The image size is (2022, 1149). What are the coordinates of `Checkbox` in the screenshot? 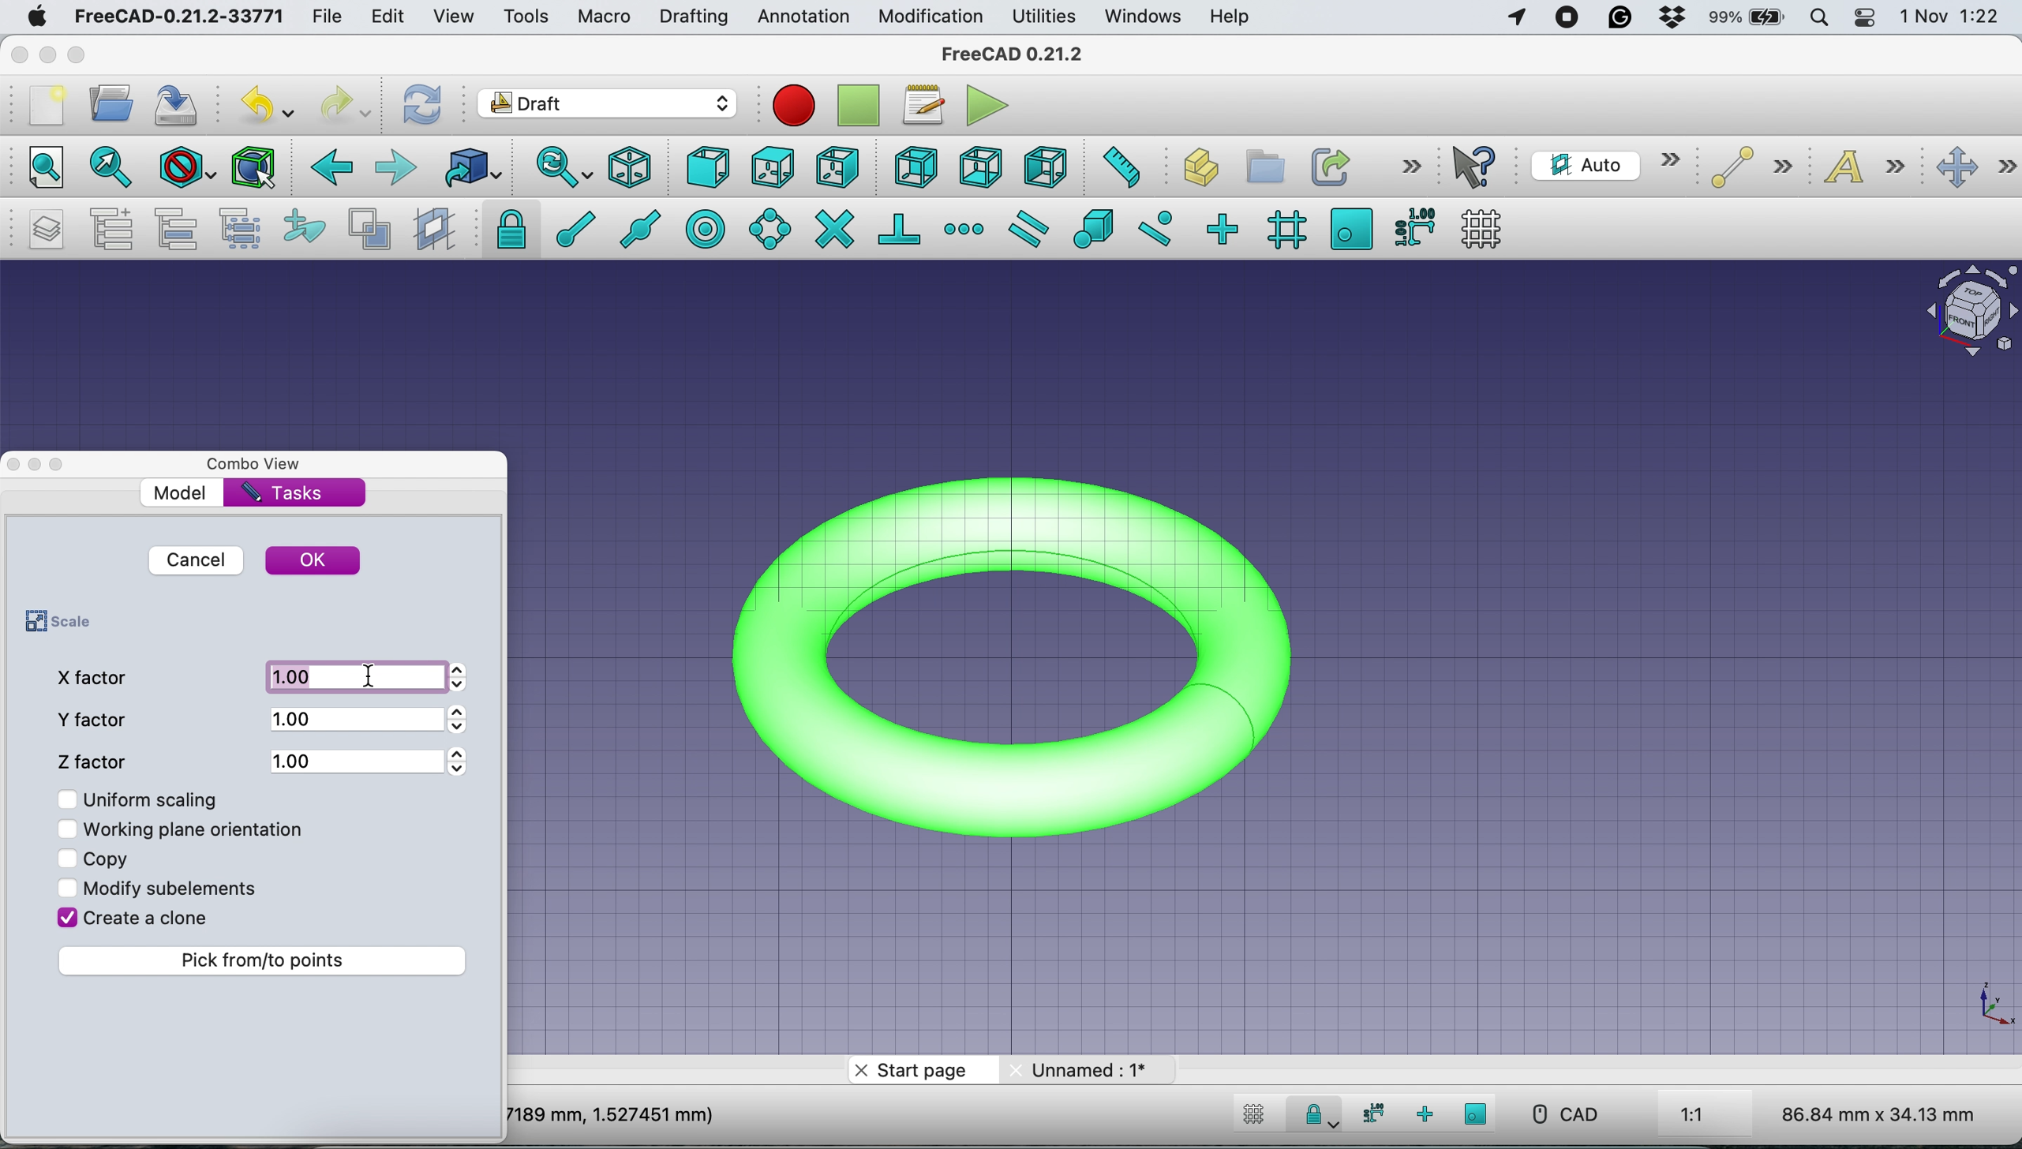 It's located at (66, 889).